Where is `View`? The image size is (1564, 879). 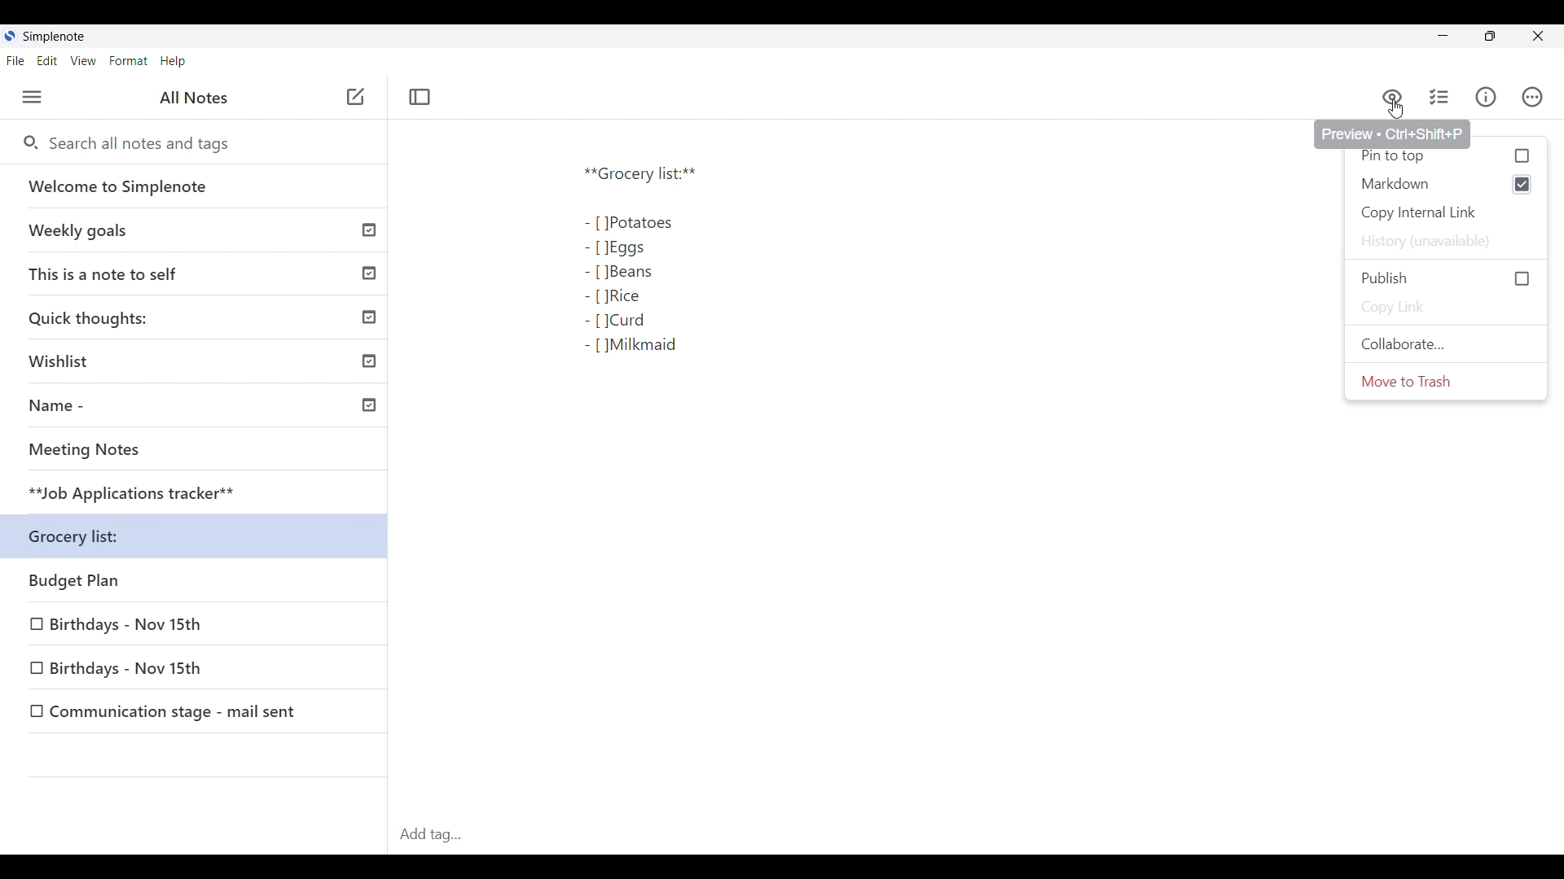
View is located at coordinates (84, 61).